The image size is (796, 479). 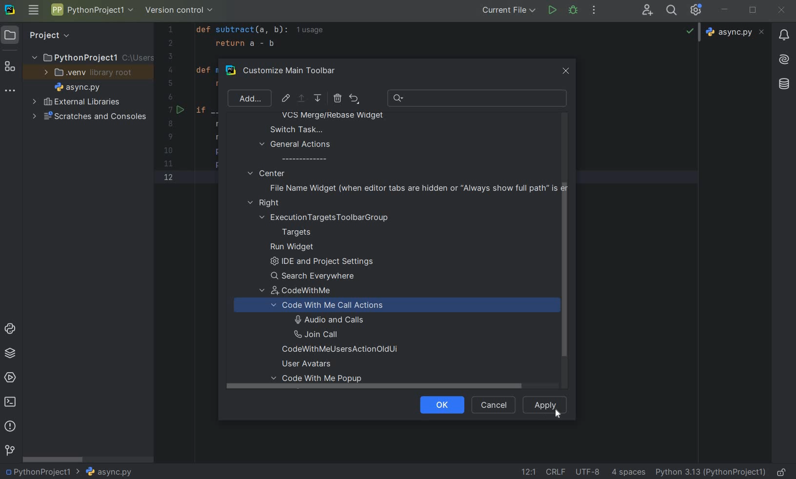 What do you see at coordinates (9, 450) in the screenshot?
I see `VERSION CONTROL` at bounding box center [9, 450].